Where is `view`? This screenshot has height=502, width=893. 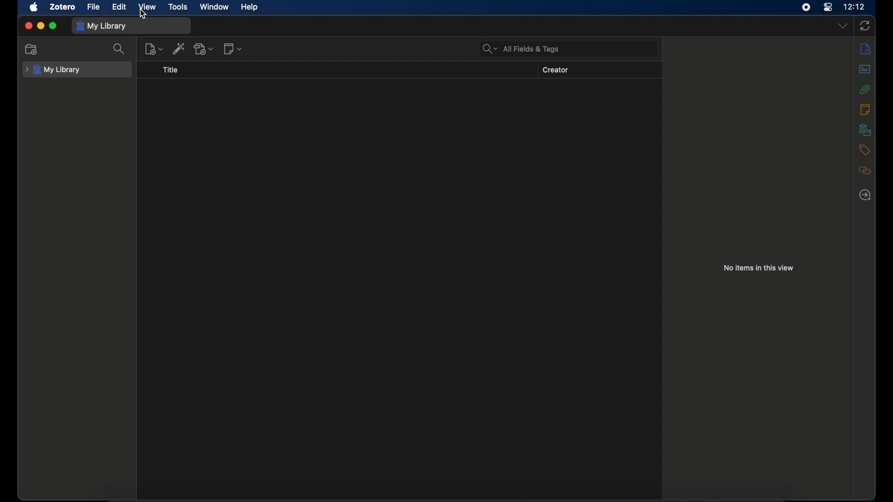
view is located at coordinates (146, 7).